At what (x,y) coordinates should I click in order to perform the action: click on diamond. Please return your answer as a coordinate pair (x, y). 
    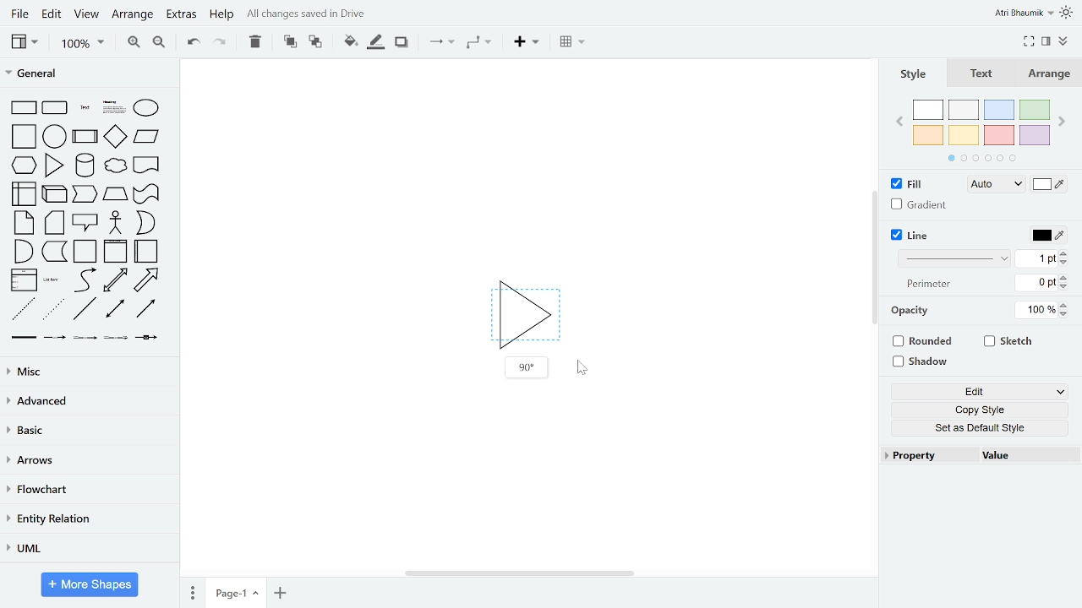
    Looking at the image, I should click on (115, 137).